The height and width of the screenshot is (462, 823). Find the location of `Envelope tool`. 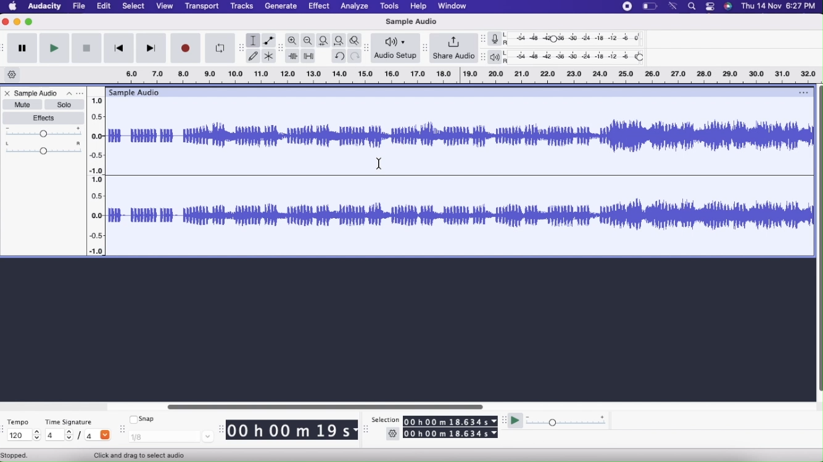

Envelope tool is located at coordinates (270, 40).